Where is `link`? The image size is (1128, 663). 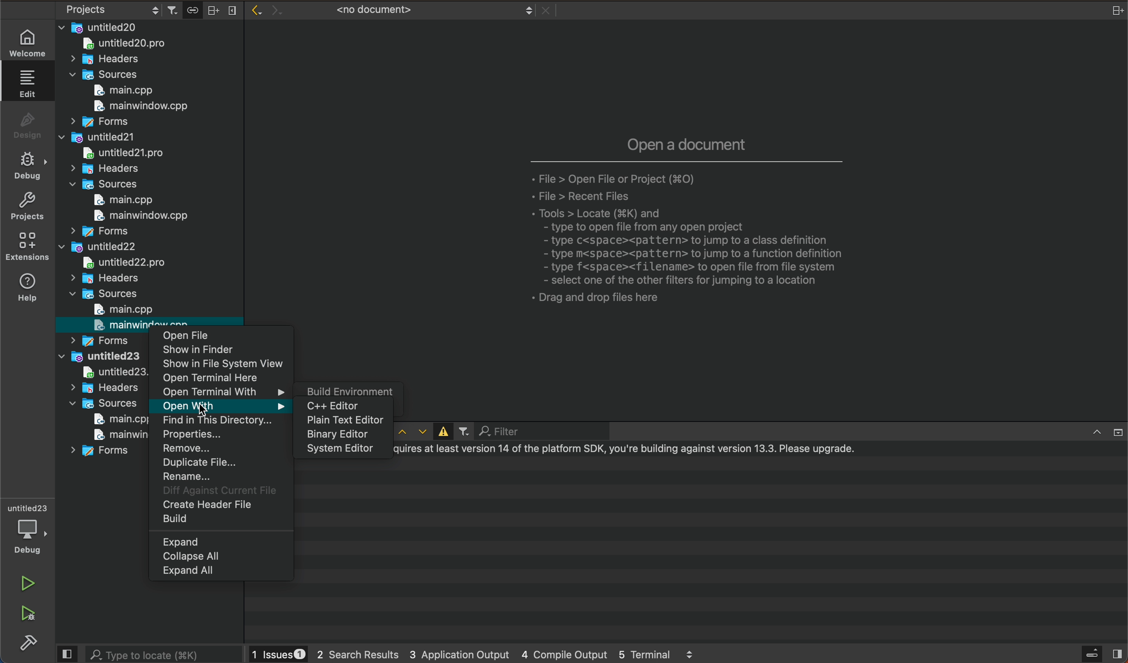
link is located at coordinates (192, 9).